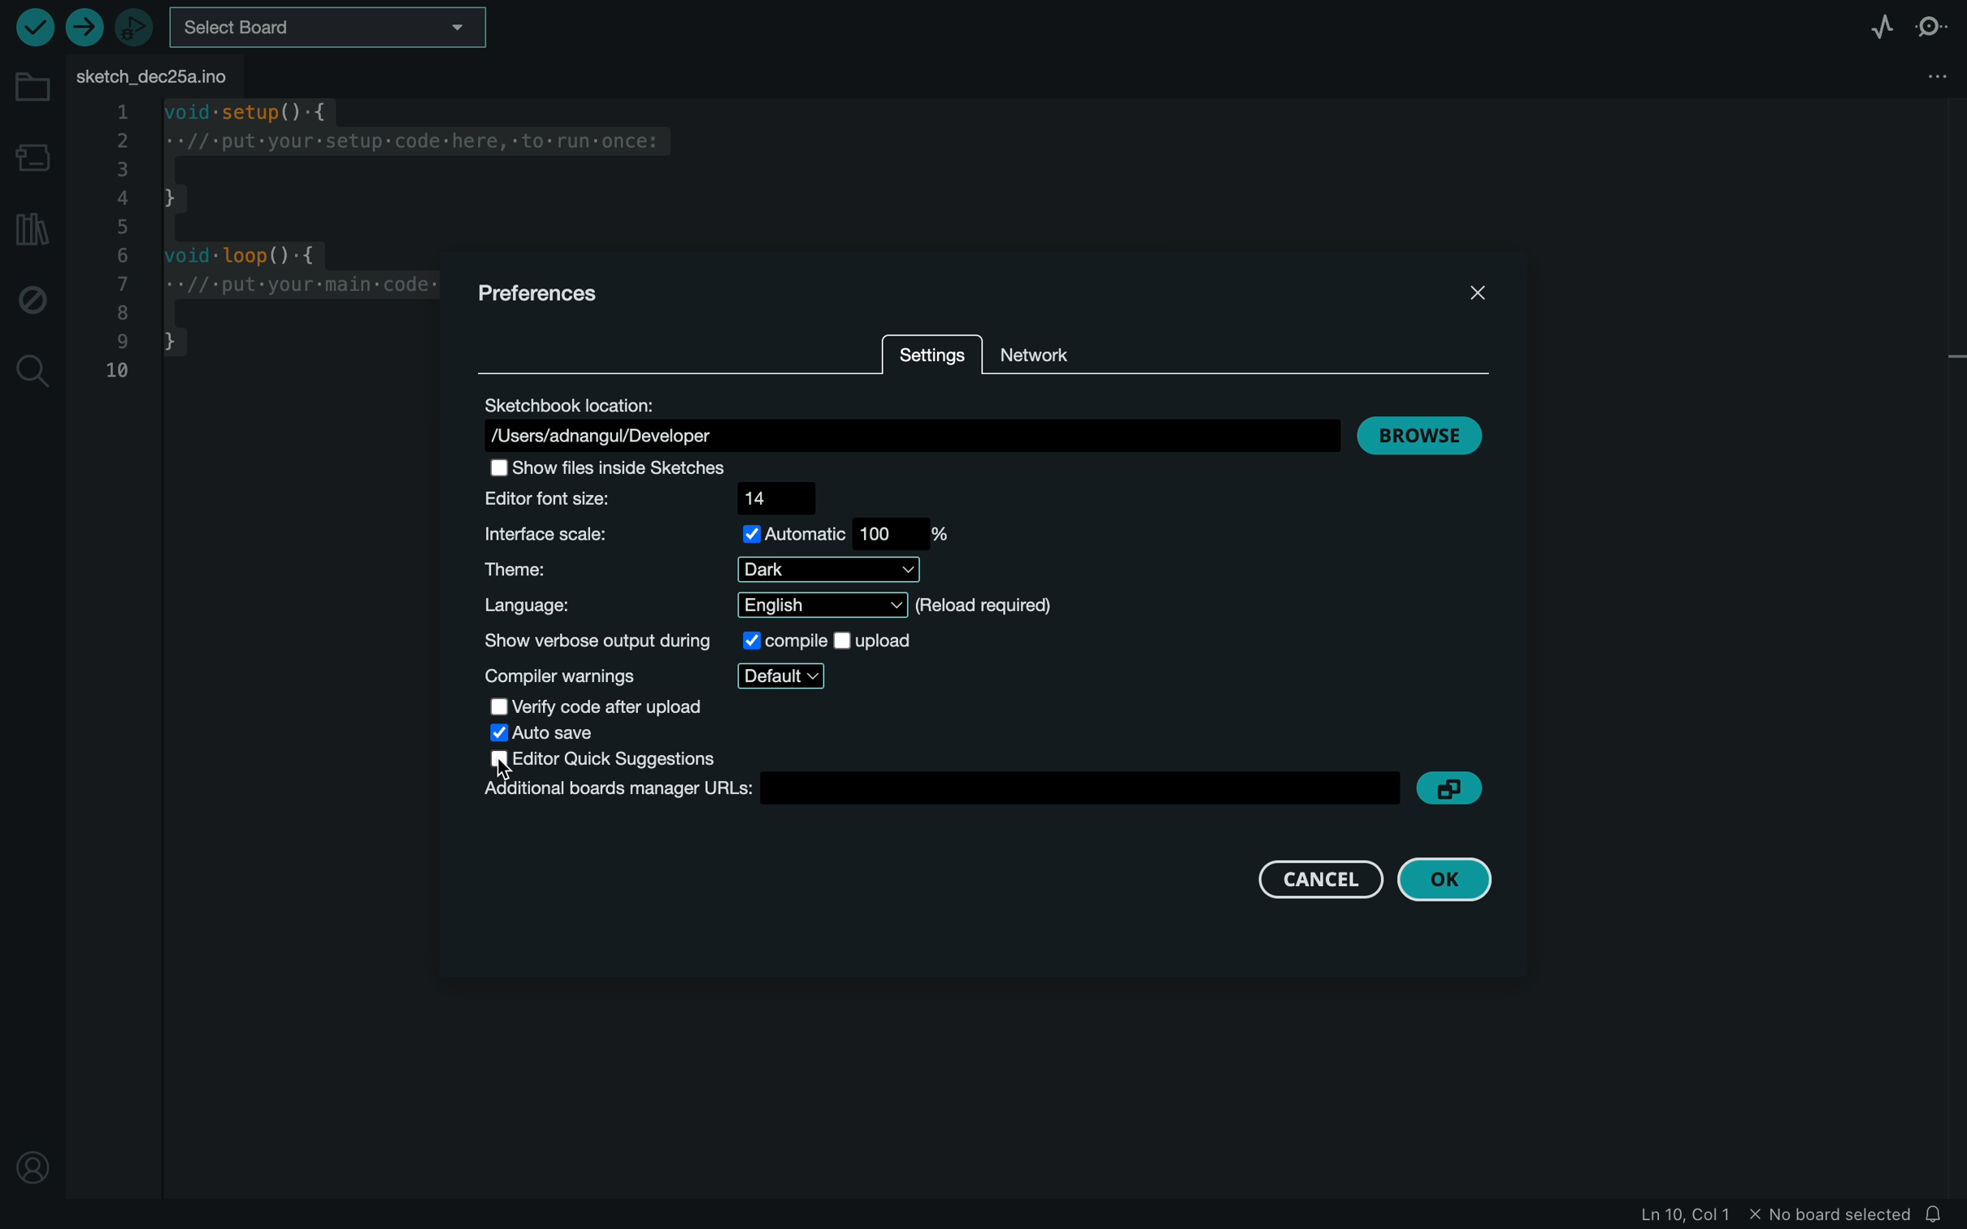 Image resolution: width=1967 pixels, height=1229 pixels. What do you see at coordinates (1877, 25) in the screenshot?
I see `serial plotter` at bounding box center [1877, 25].